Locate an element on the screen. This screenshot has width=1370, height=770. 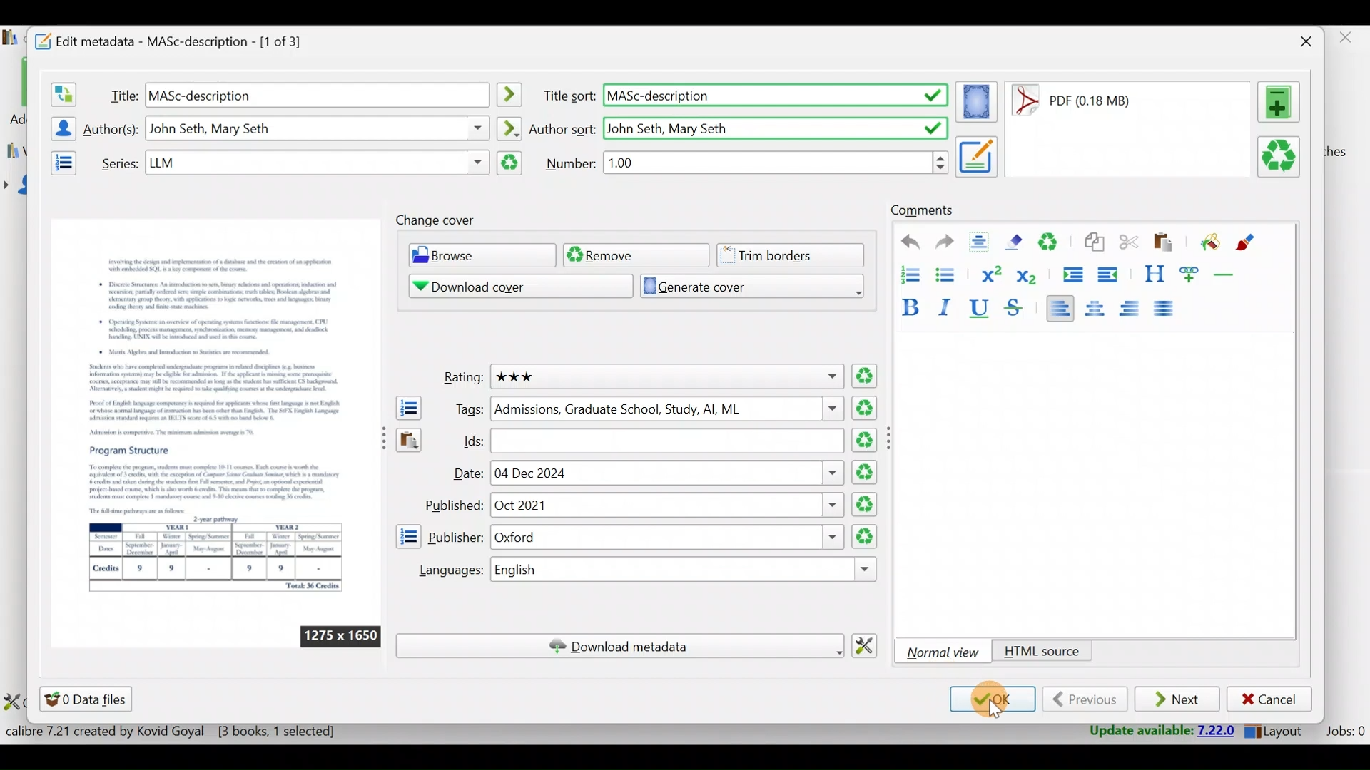
Close is located at coordinates (1302, 41).